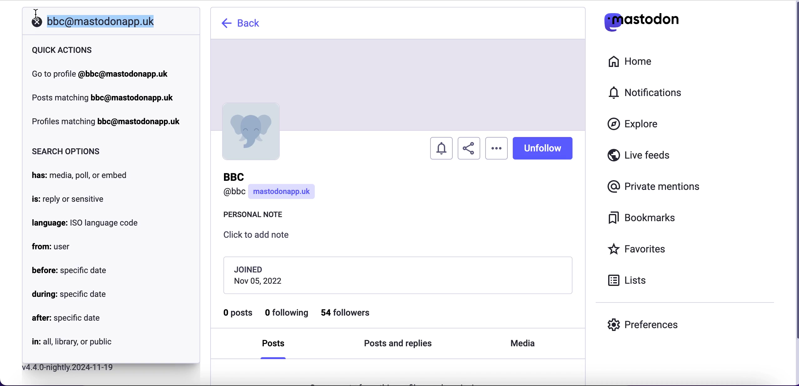 The image size is (799, 386). What do you see at coordinates (108, 122) in the screenshot?
I see `profiles matching` at bounding box center [108, 122].